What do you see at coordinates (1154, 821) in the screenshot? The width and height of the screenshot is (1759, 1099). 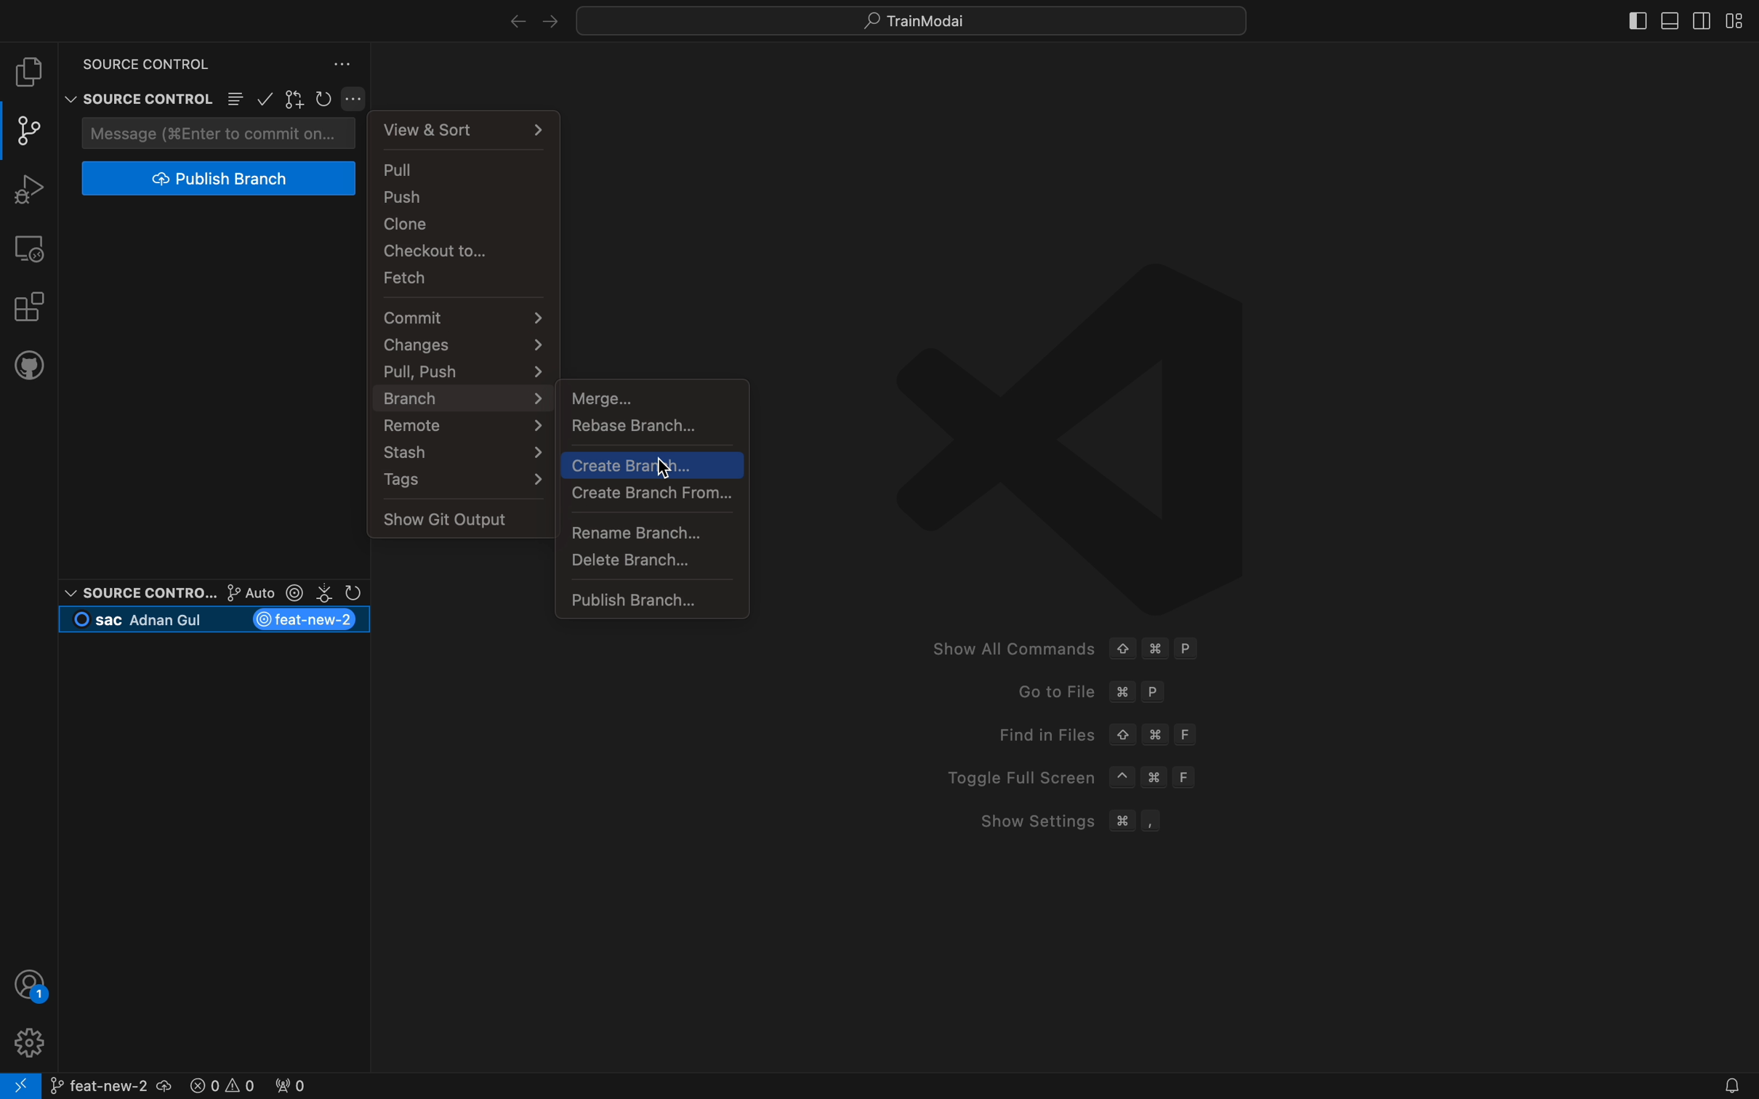 I see `,` at bounding box center [1154, 821].